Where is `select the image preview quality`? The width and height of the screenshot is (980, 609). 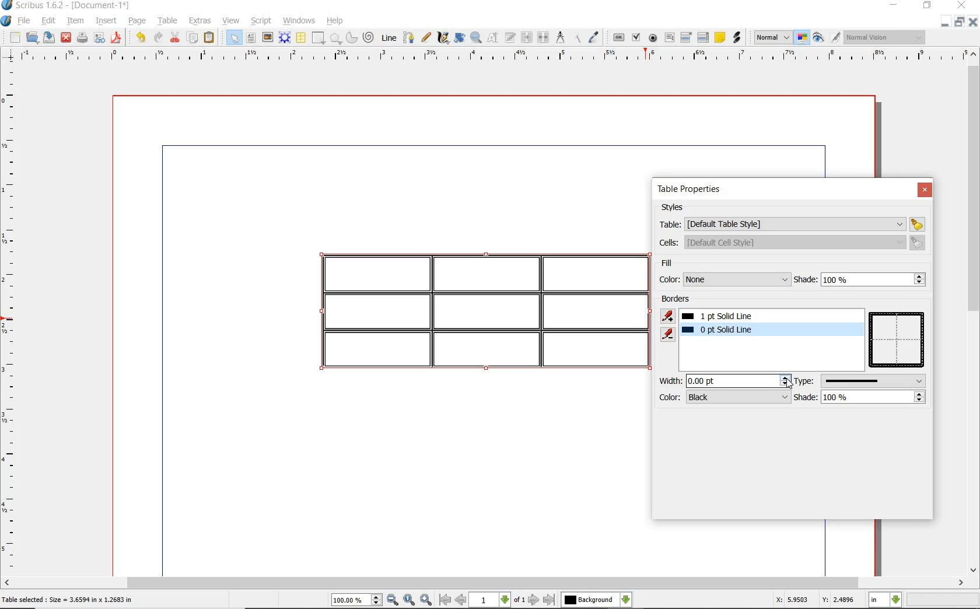 select the image preview quality is located at coordinates (769, 37).